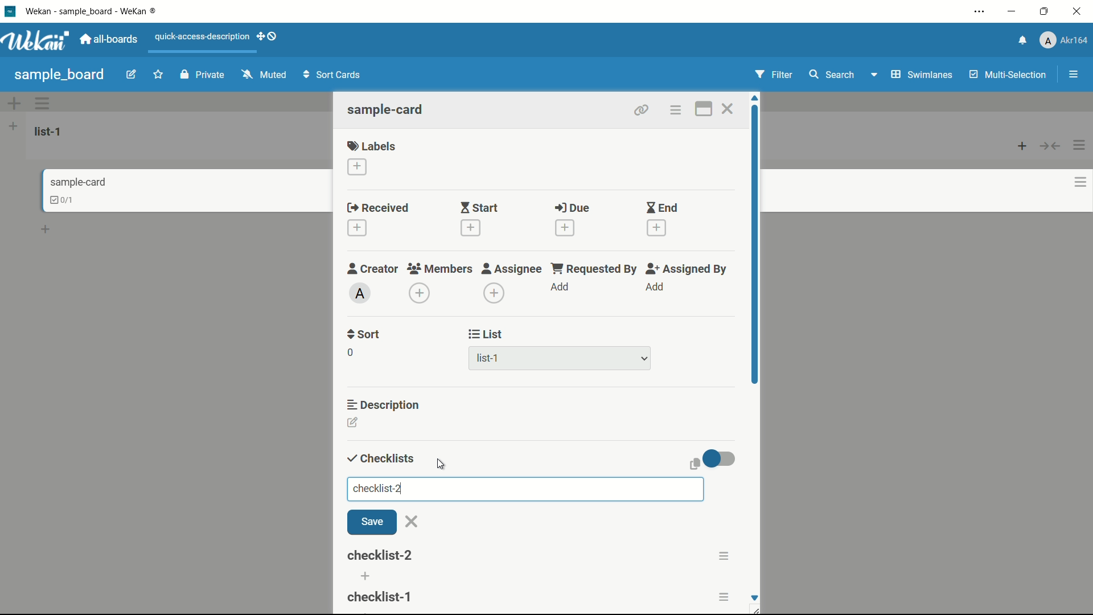  I want to click on cursor, so click(443, 463).